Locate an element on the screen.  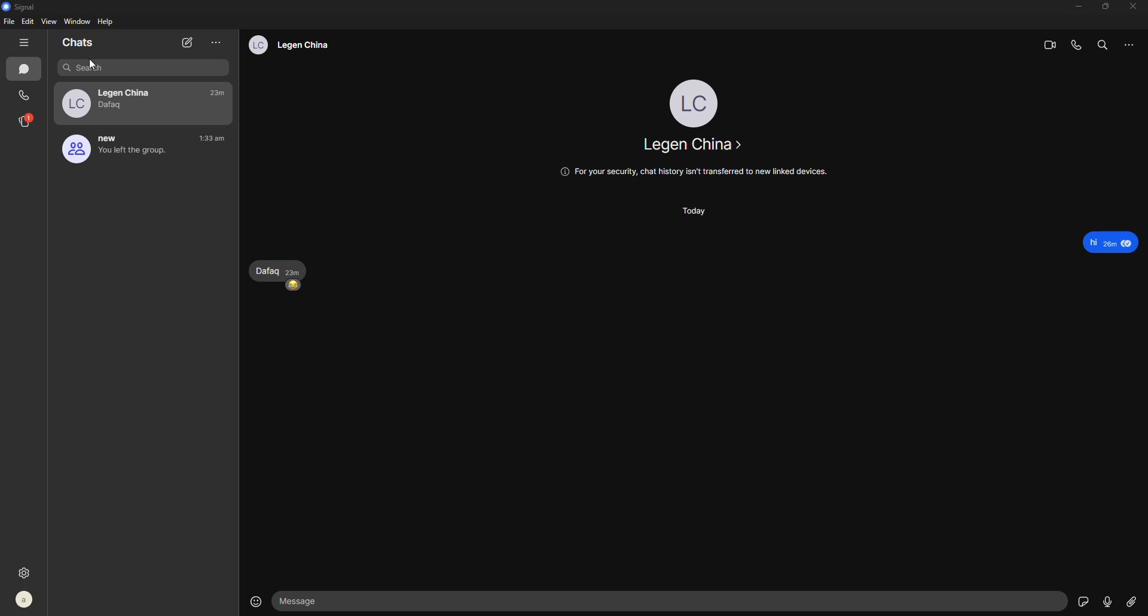
sticker is located at coordinates (1082, 601).